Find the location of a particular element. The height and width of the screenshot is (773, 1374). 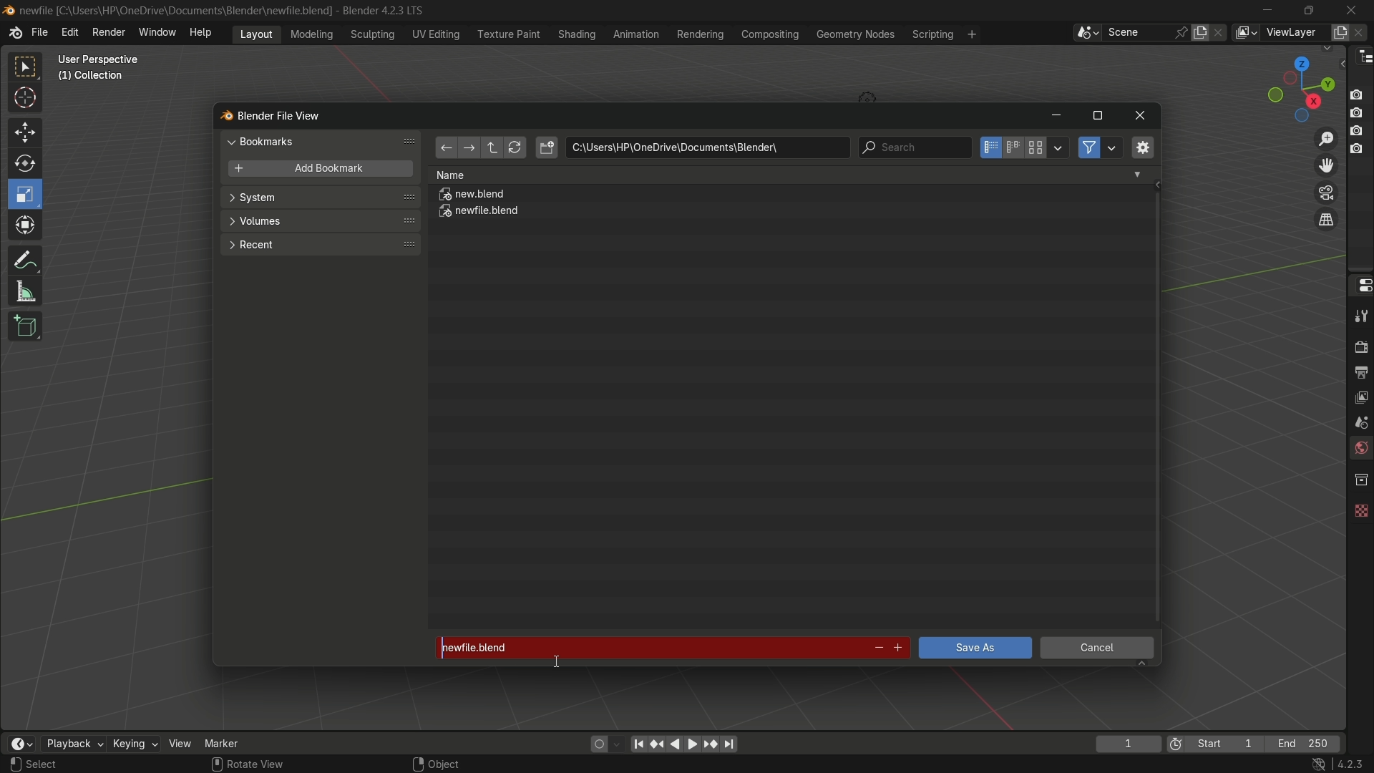

final frame of the playback is located at coordinates (1304, 744).